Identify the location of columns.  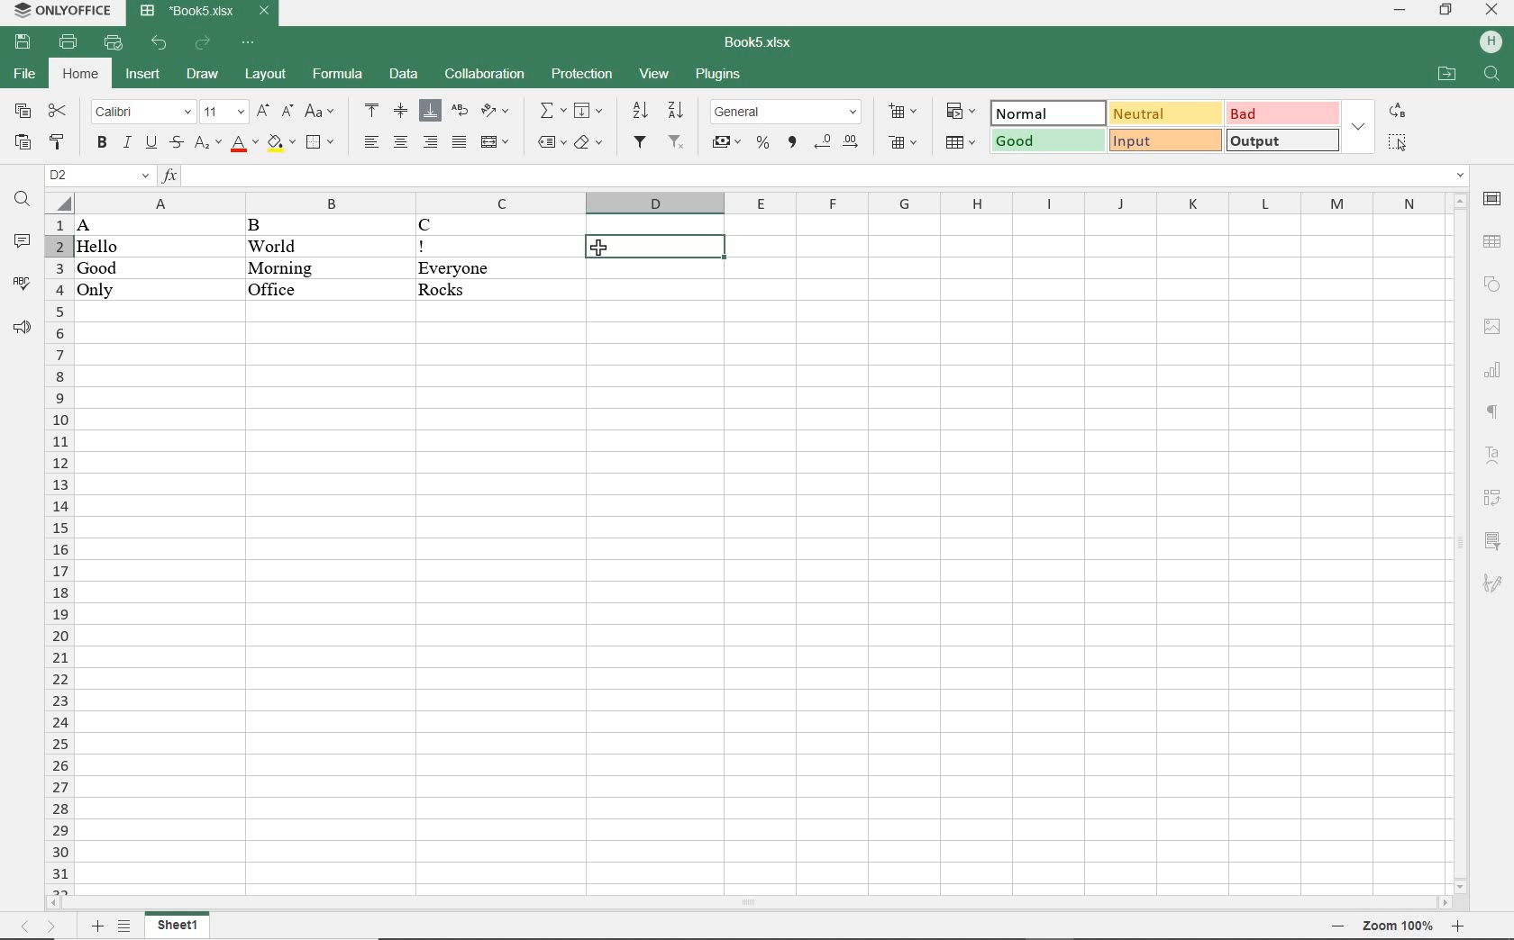
(755, 203).